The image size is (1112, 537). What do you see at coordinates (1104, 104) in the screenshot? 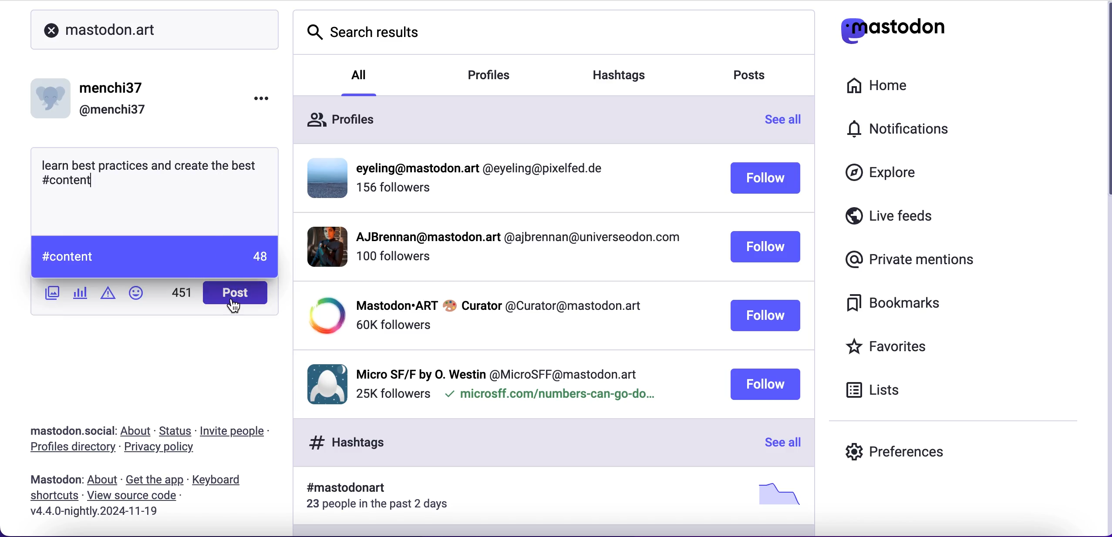
I see `scroll bar` at bounding box center [1104, 104].